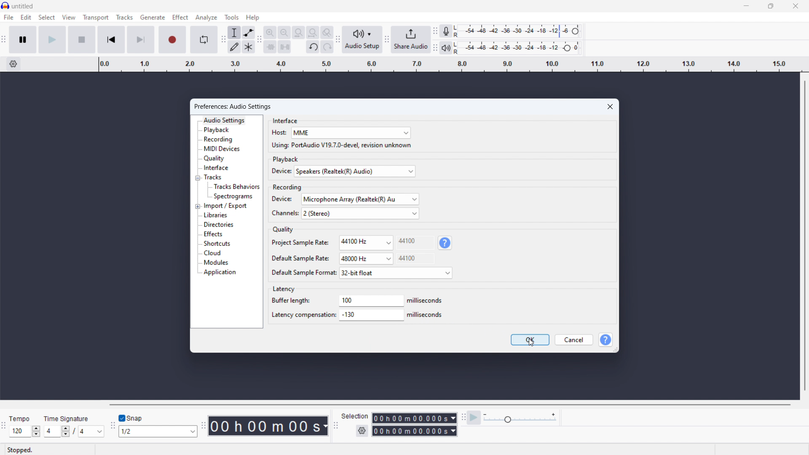  Describe the element at coordinates (532, 344) in the screenshot. I see `cursor` at that location.